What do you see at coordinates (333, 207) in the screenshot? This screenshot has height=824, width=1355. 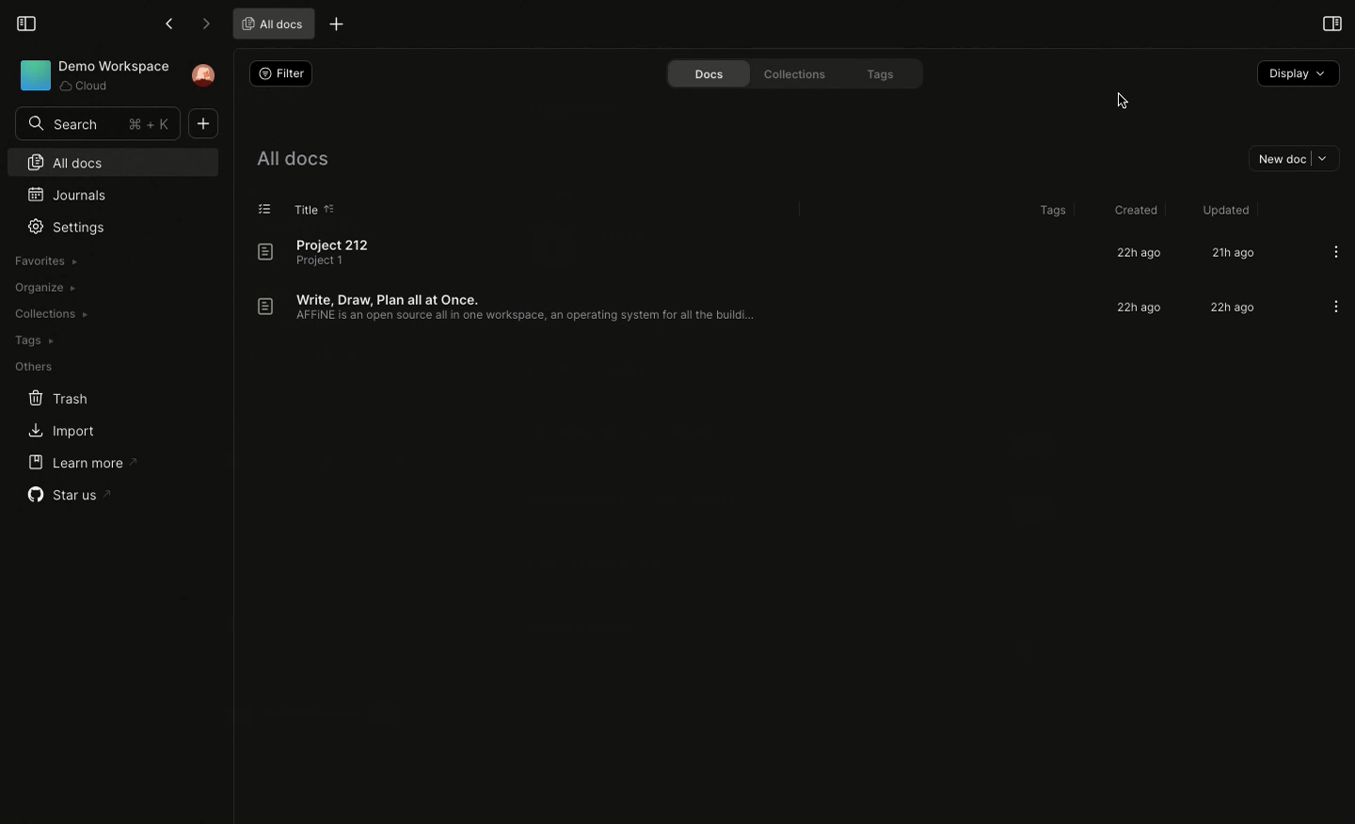 I see `Sort` at bounding box center [333, 207].